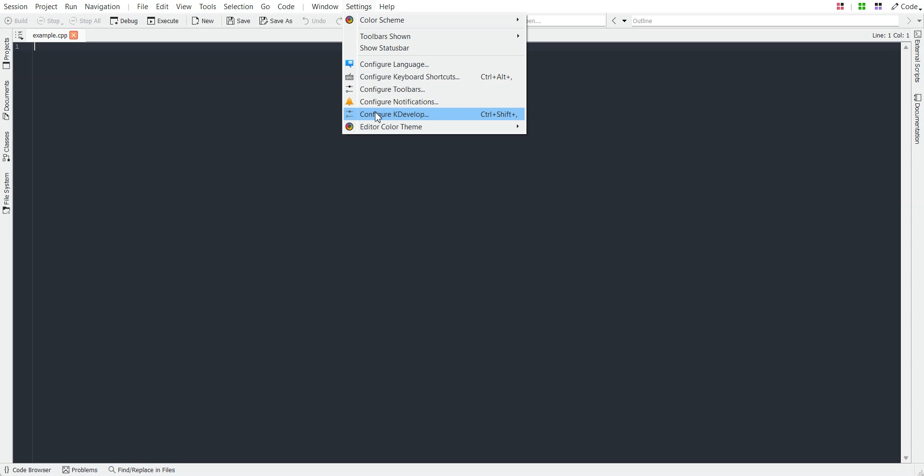 This screenshot has height=476, width=924. What do you see at coordinates (20, 34) in the screenshot?
I see `Show sorted list` at bounding box center [20, 34].